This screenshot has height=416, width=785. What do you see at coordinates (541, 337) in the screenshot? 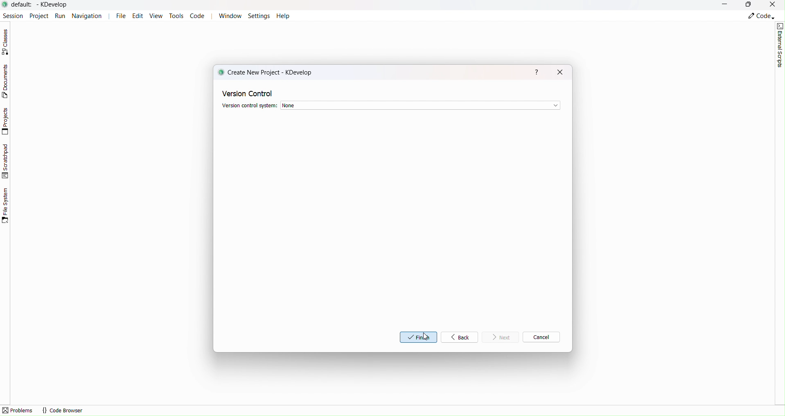
I see `Cancel` at bounding box center [541, 337].